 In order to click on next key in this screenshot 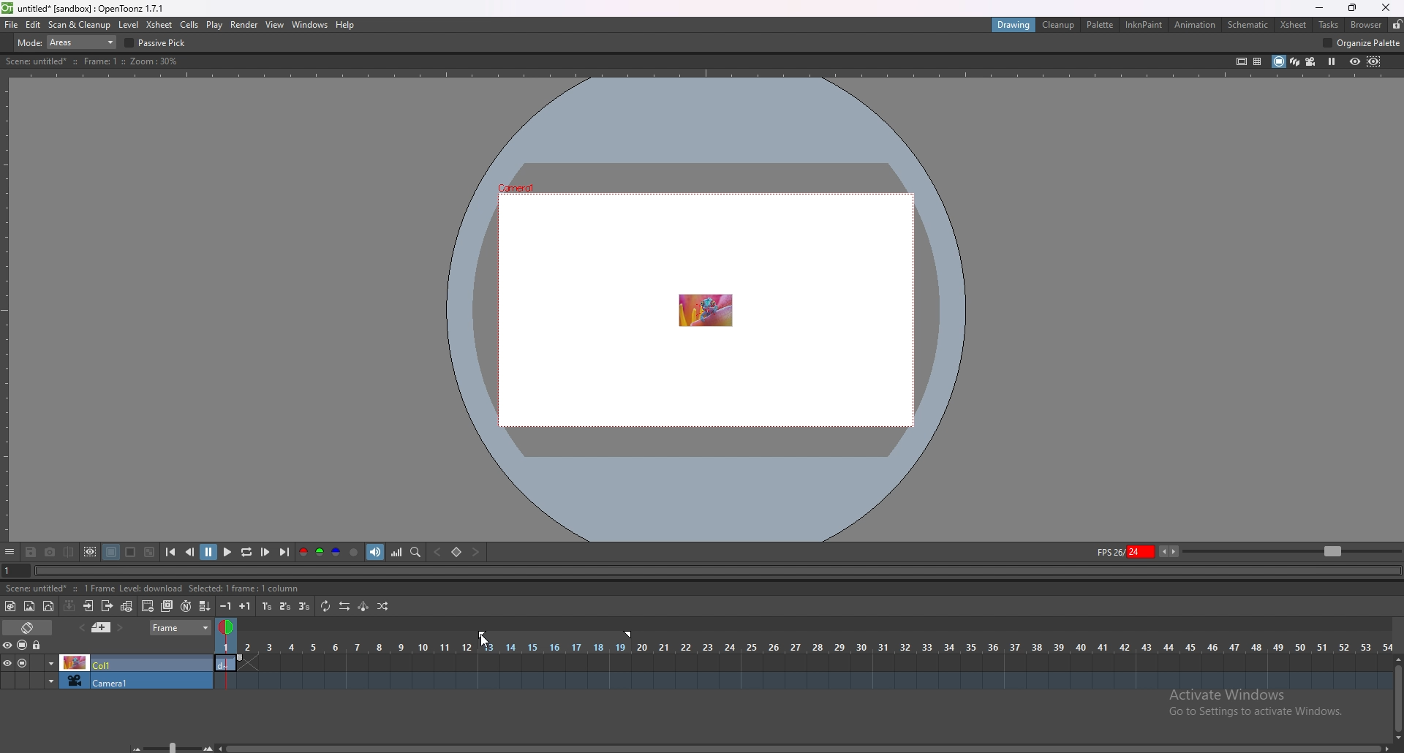, I will do `click(475, 551)`.